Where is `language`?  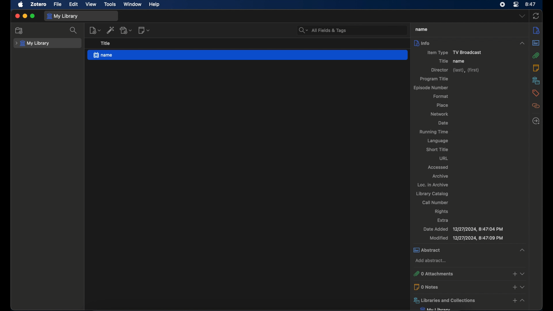
language is located at coordinates (437, 141).